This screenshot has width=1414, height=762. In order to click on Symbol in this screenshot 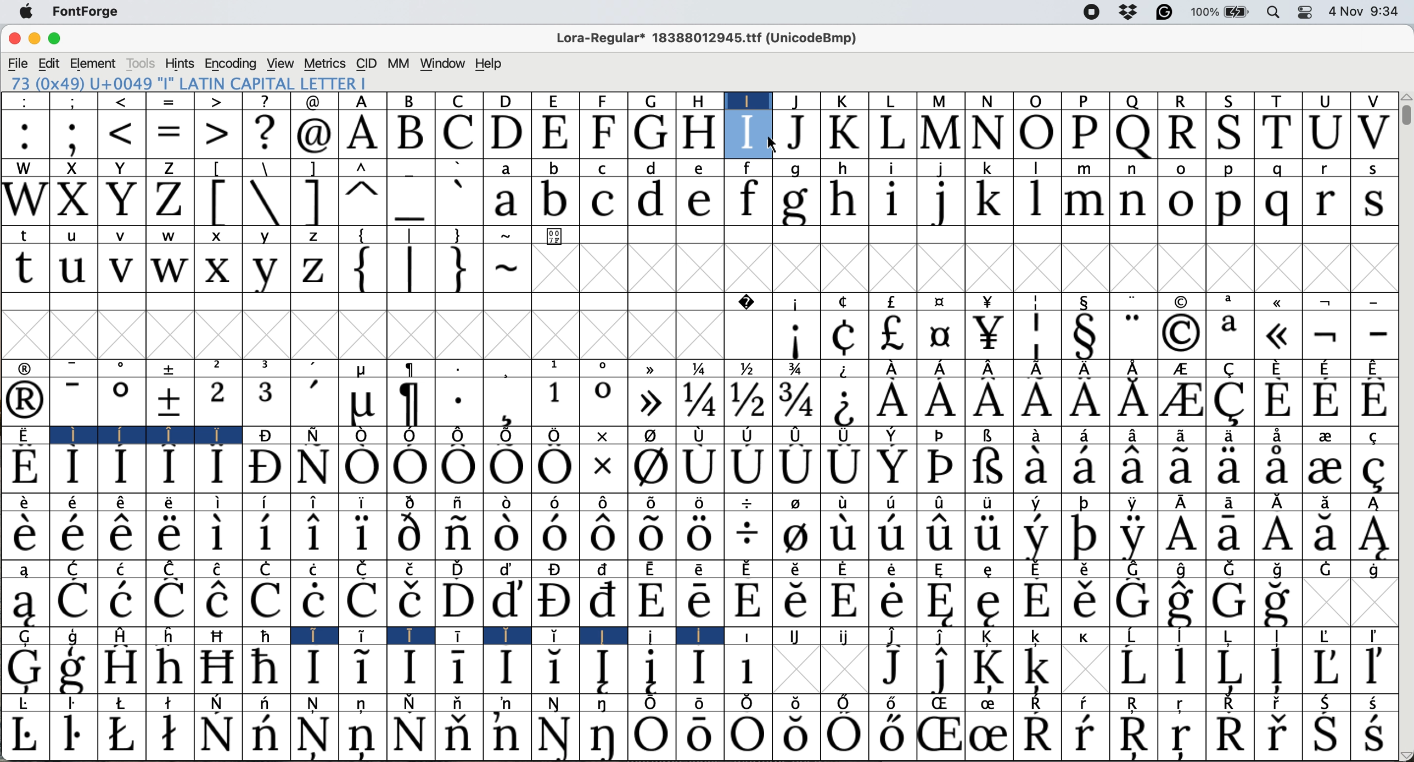, I will do `click(170, 736)`.